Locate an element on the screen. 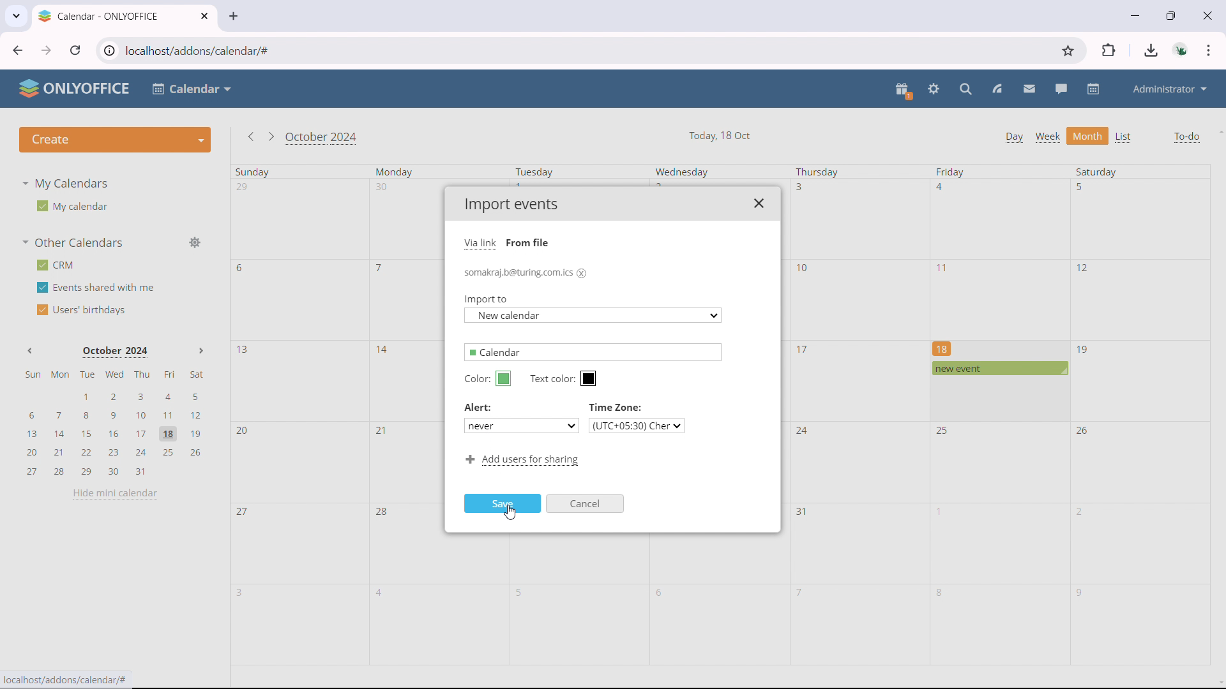 The height and width of the screenshot is (689, 1226). 6 is located at coordinates (241, 268).